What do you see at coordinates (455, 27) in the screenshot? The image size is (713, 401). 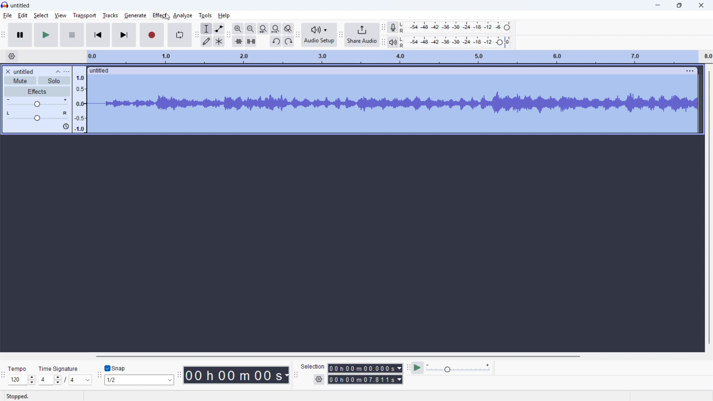 I see `Recording level ` at bounding box center [455, 27].